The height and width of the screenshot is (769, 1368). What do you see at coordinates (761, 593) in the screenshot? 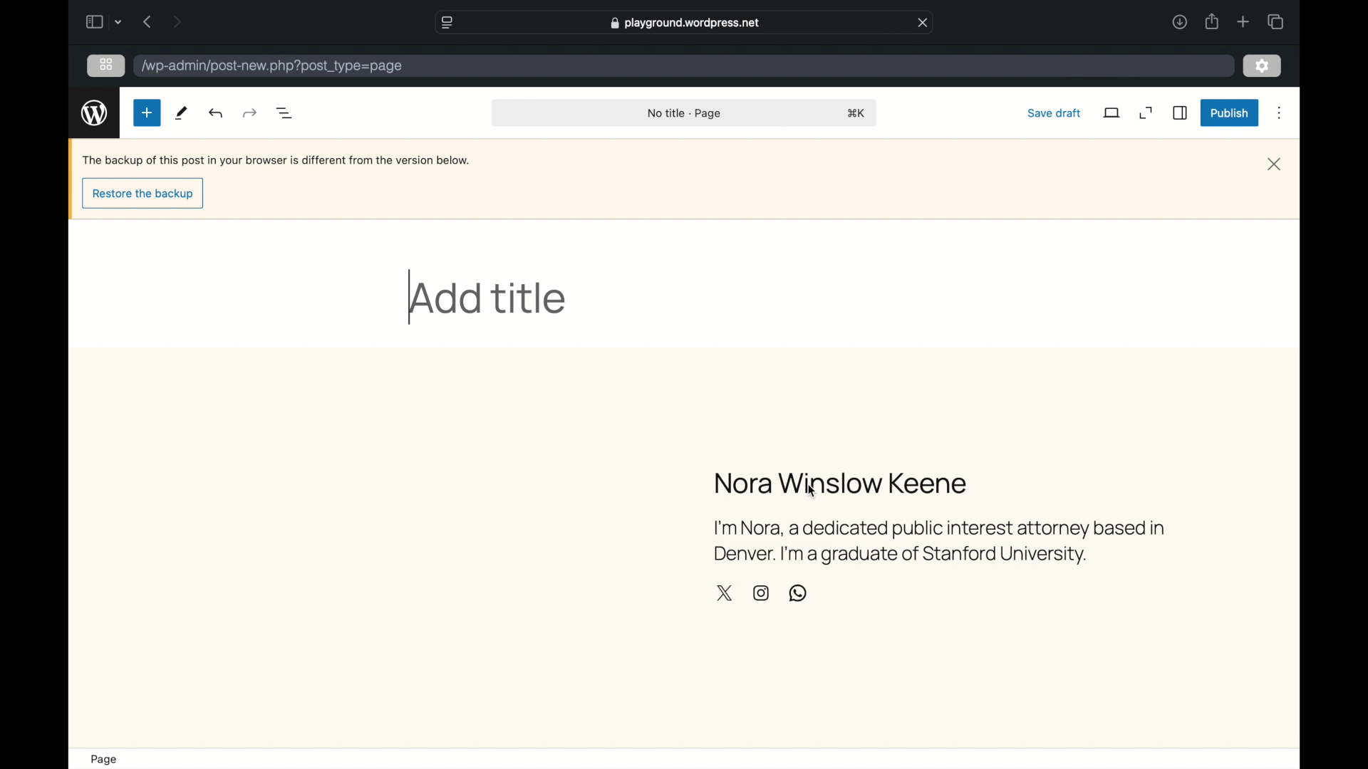
I see `instagram` at bounding box center [761, 593].